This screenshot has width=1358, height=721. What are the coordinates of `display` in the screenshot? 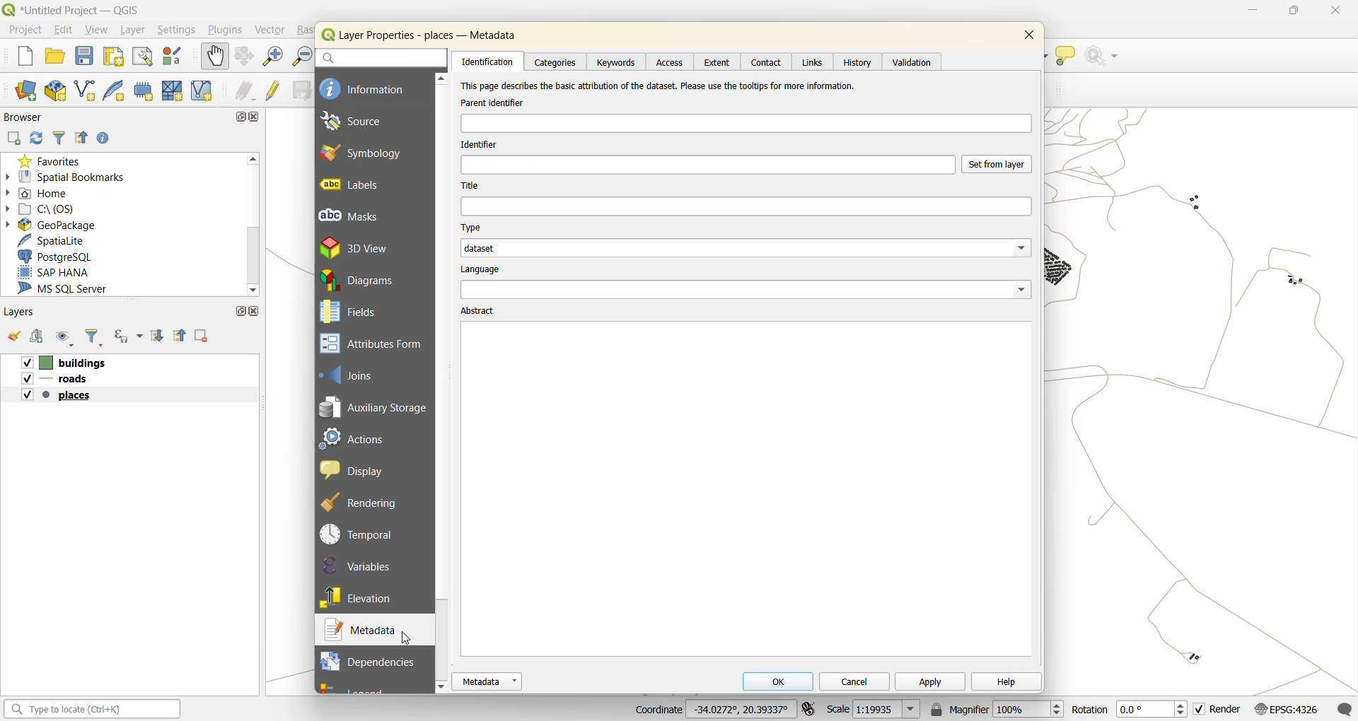 It's located at (352, 470).